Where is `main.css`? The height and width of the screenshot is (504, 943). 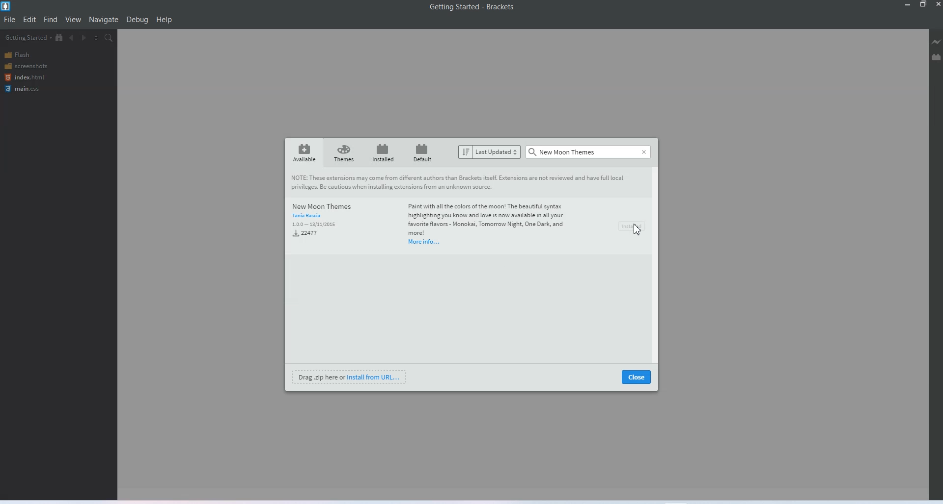
main.css is located at coordinates (24, 89).